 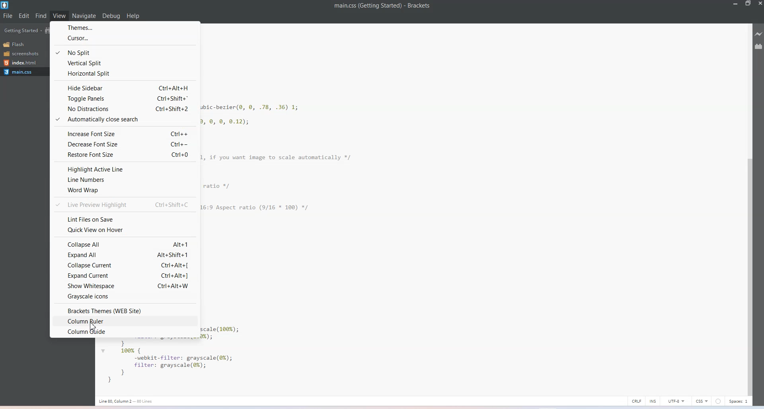 What do you see at coordinates (59, 16) in the screenshot?
I see `View` at bounding box center [59, 16].